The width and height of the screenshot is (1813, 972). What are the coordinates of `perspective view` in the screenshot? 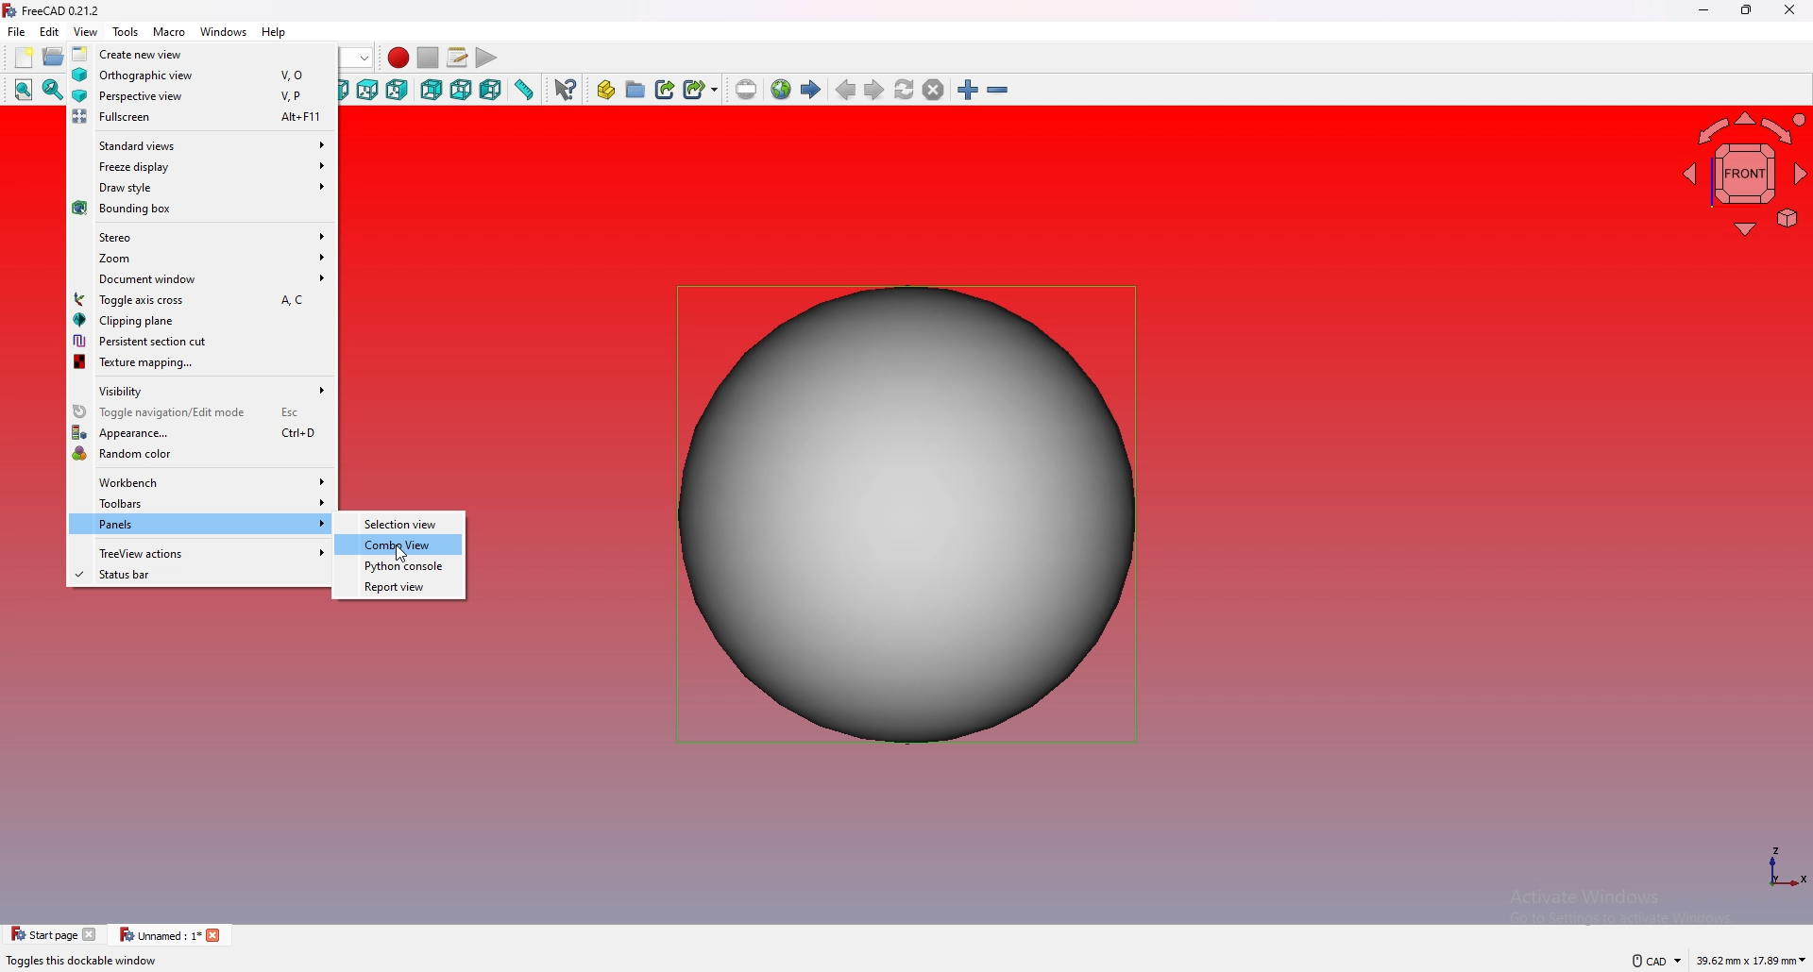 It's located at (202, 95).